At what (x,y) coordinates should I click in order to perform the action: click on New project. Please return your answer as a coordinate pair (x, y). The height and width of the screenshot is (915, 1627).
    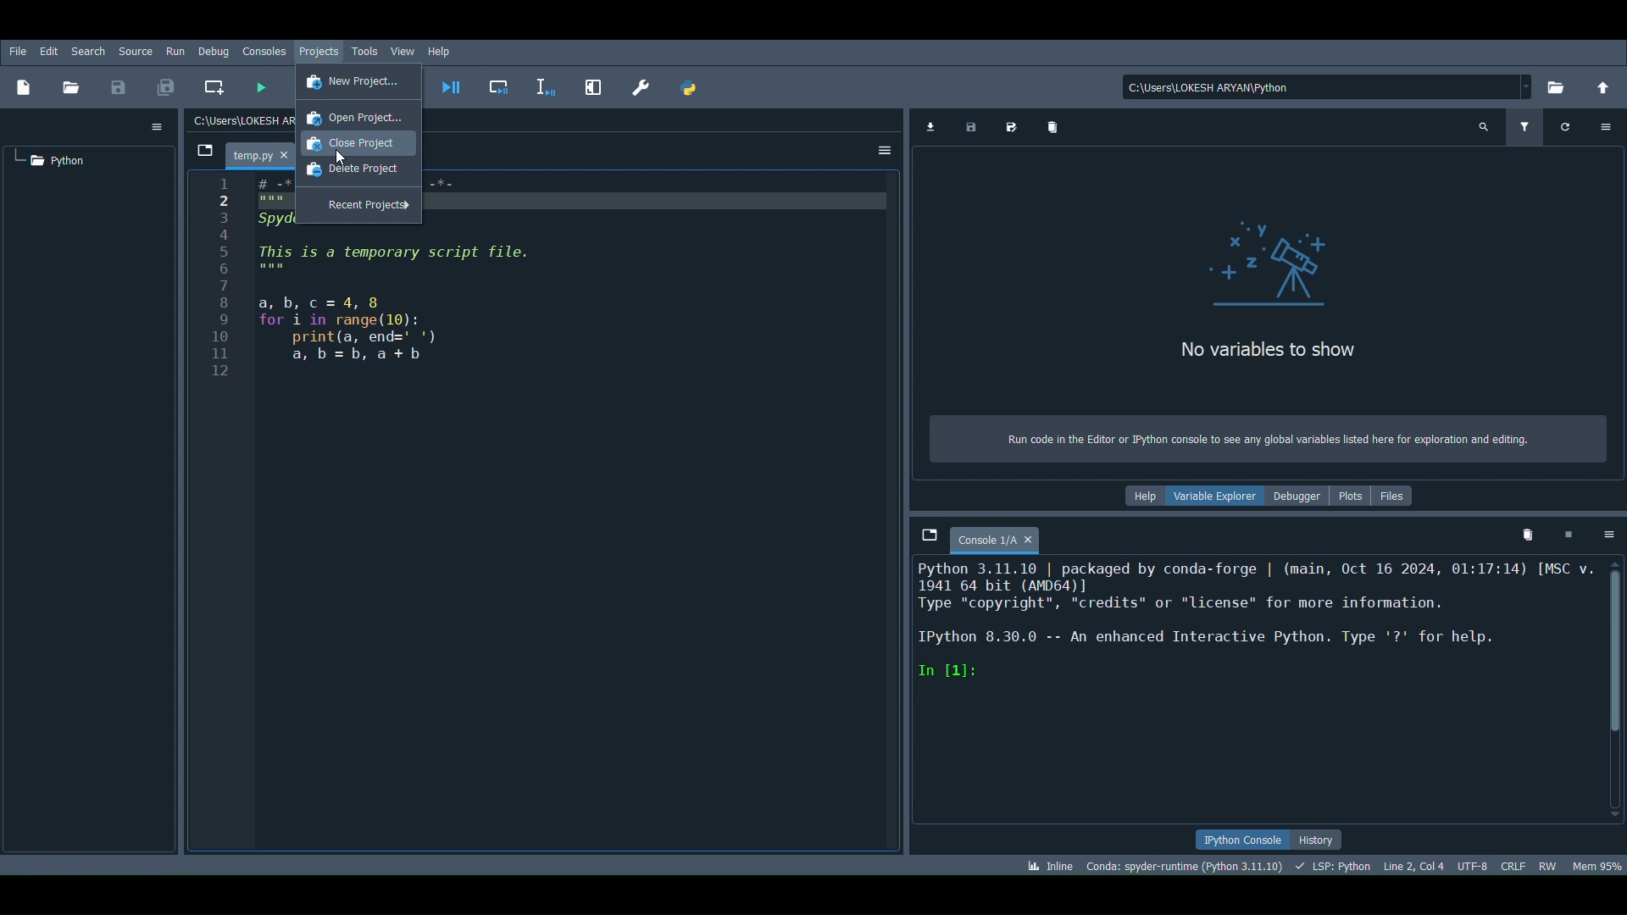
    Looking at the image, I should click on (354, 81).